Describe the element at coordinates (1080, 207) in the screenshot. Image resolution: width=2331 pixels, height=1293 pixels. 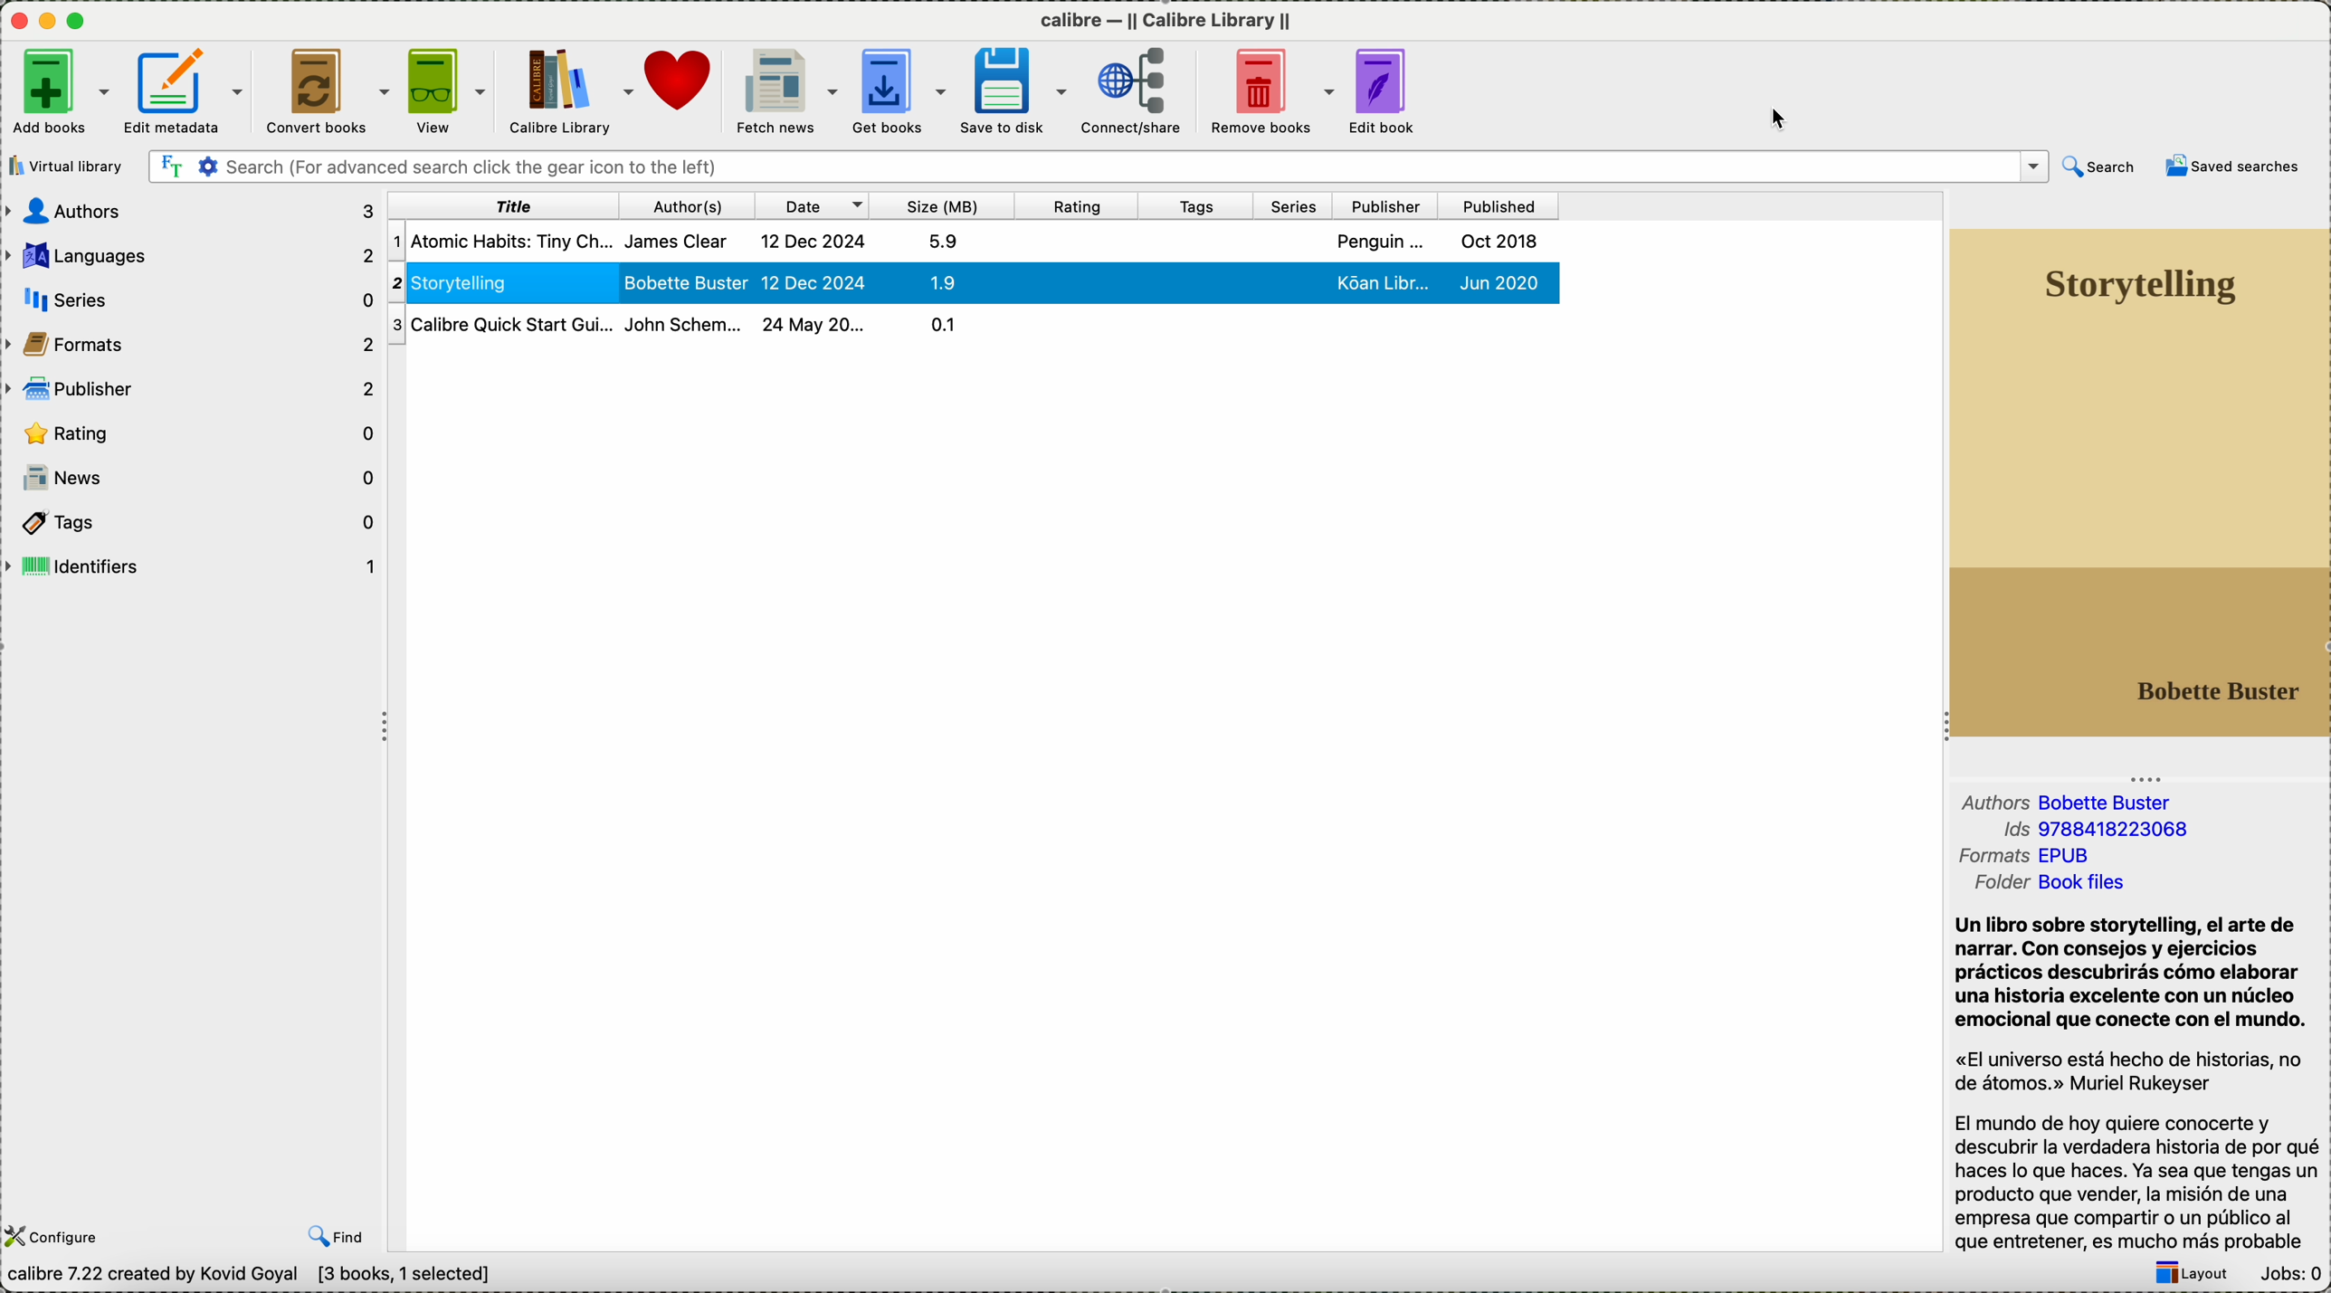
I see `rating` at that location.